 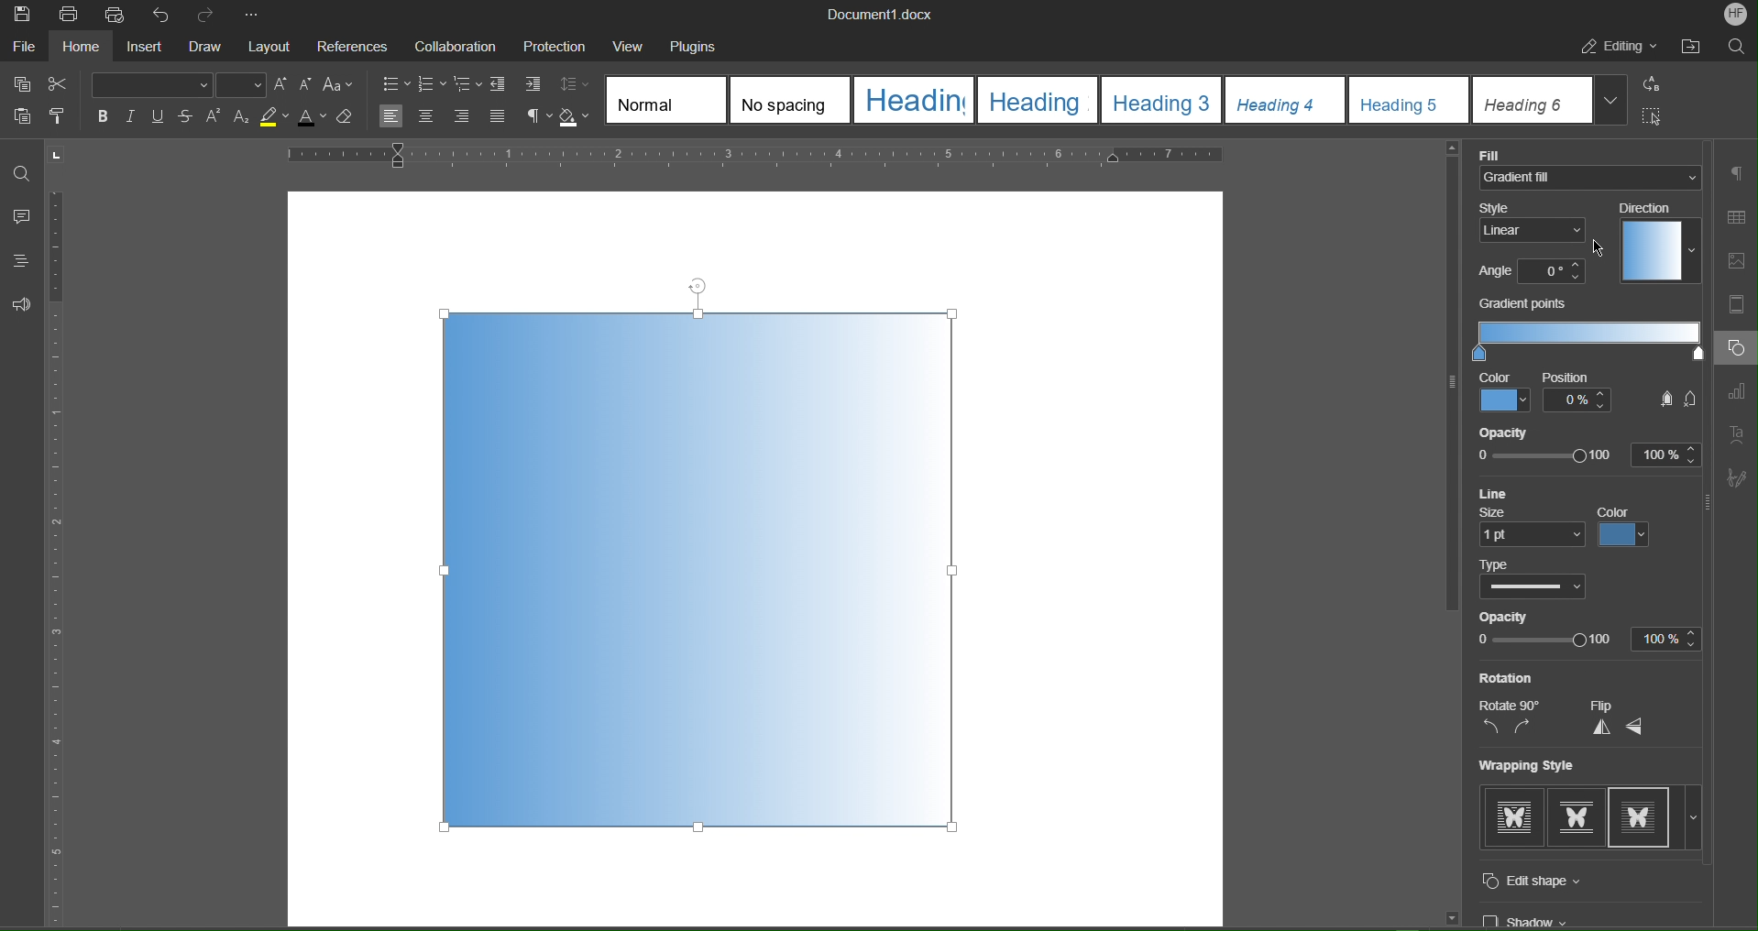 What do you see at coordinates (665, 98) in the screenshot?
I see `Normal` at bounding box center [665, 98].